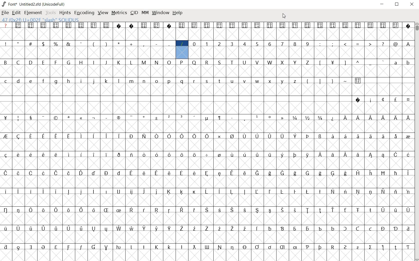 Image resolution: width=419 pixels, height=261 pixels. I want to click on glyph, so click(5, 62).